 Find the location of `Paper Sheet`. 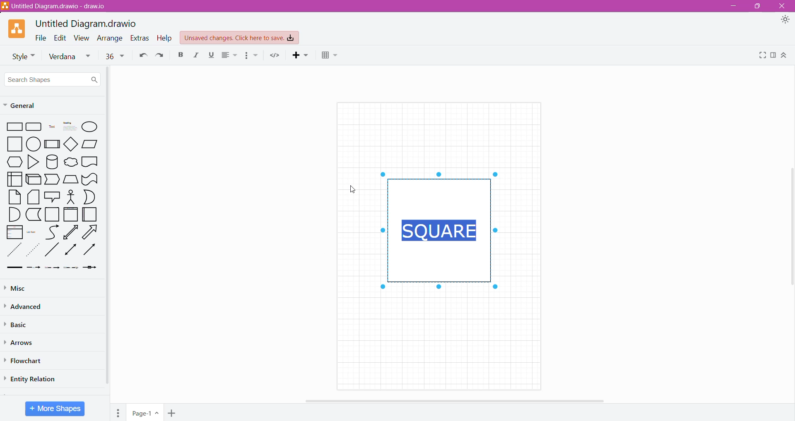

Paper Sheet is located at coordinates (13, 197).